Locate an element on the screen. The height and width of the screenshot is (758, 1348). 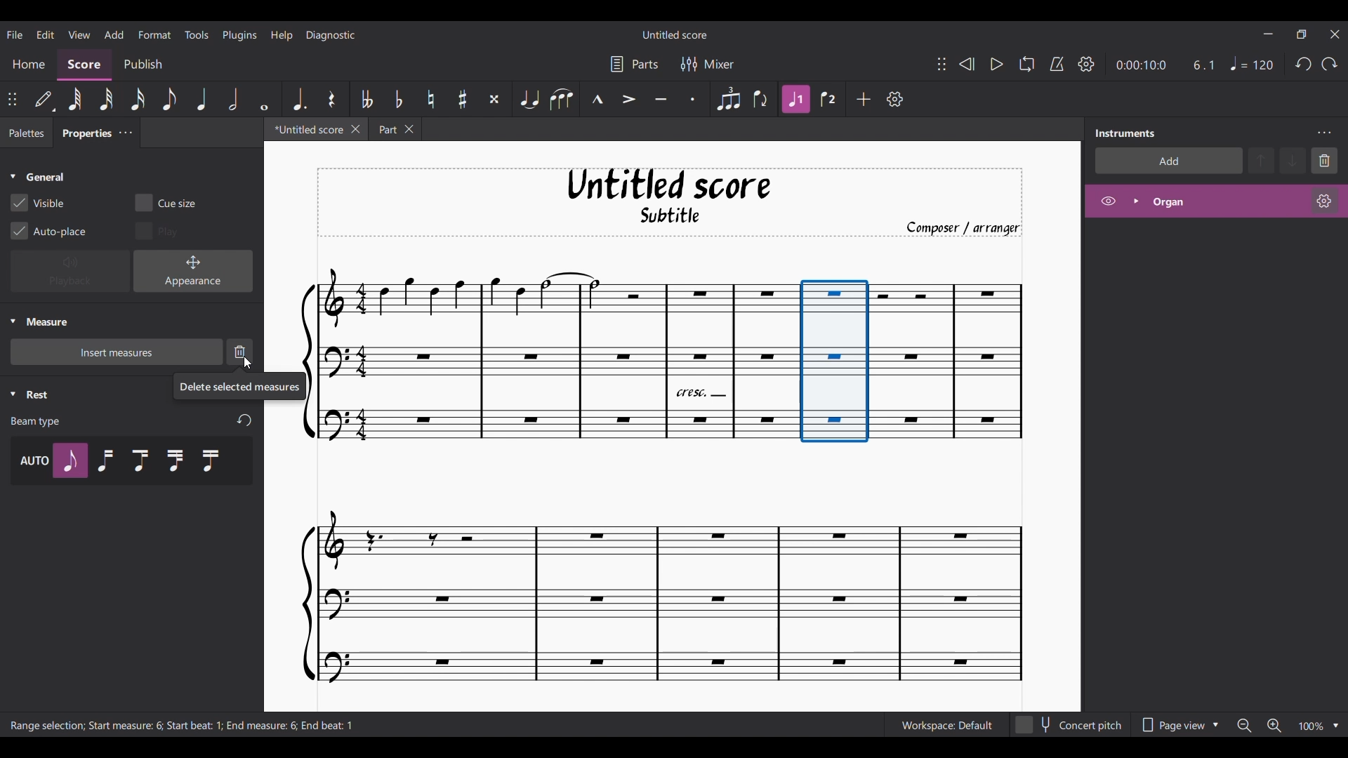
Augmentation dot is located at coordinates (298, 99).